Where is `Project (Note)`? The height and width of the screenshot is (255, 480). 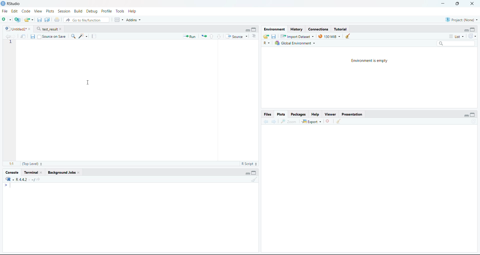
Project (Note) is located at coordinates (461, 19).